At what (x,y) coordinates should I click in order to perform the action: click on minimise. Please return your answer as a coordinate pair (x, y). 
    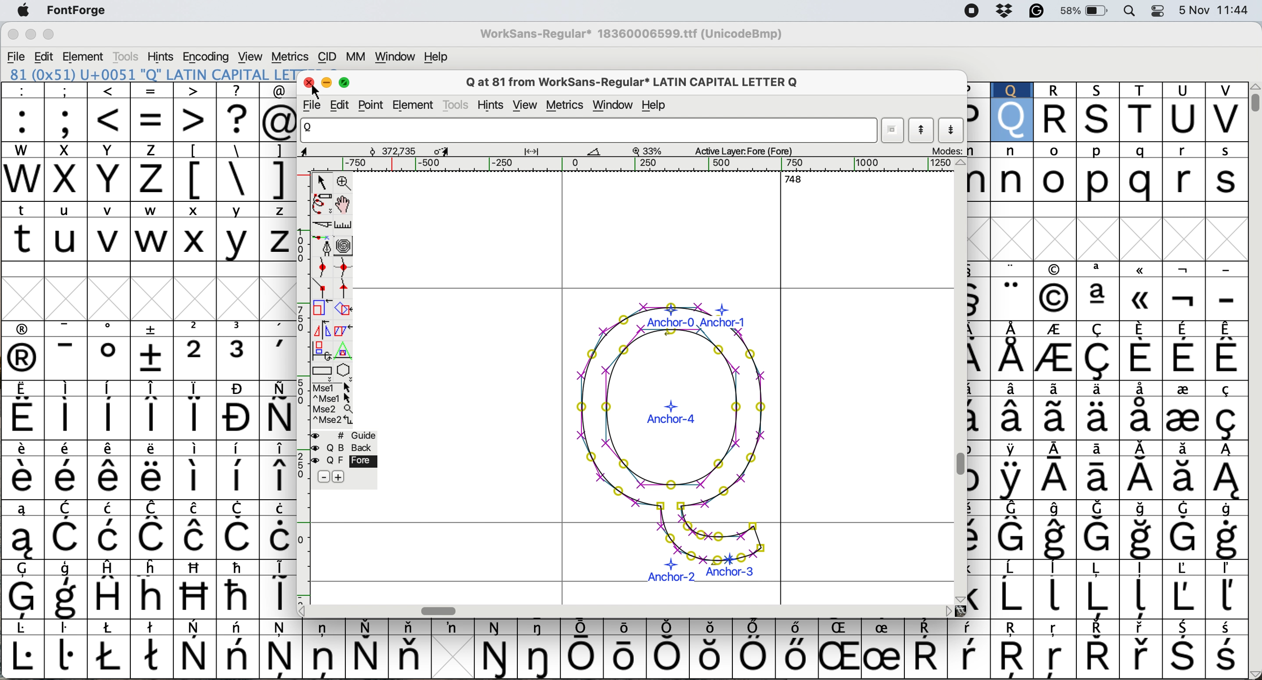
    Looking at the image, I should click on (28, 33).